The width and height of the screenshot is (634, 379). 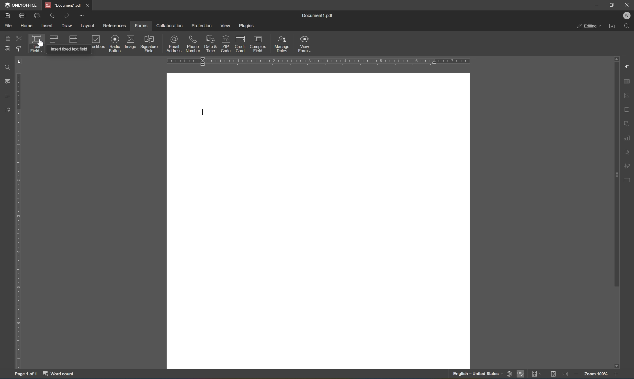 I want to click on draw, so click(x=67, y=26).